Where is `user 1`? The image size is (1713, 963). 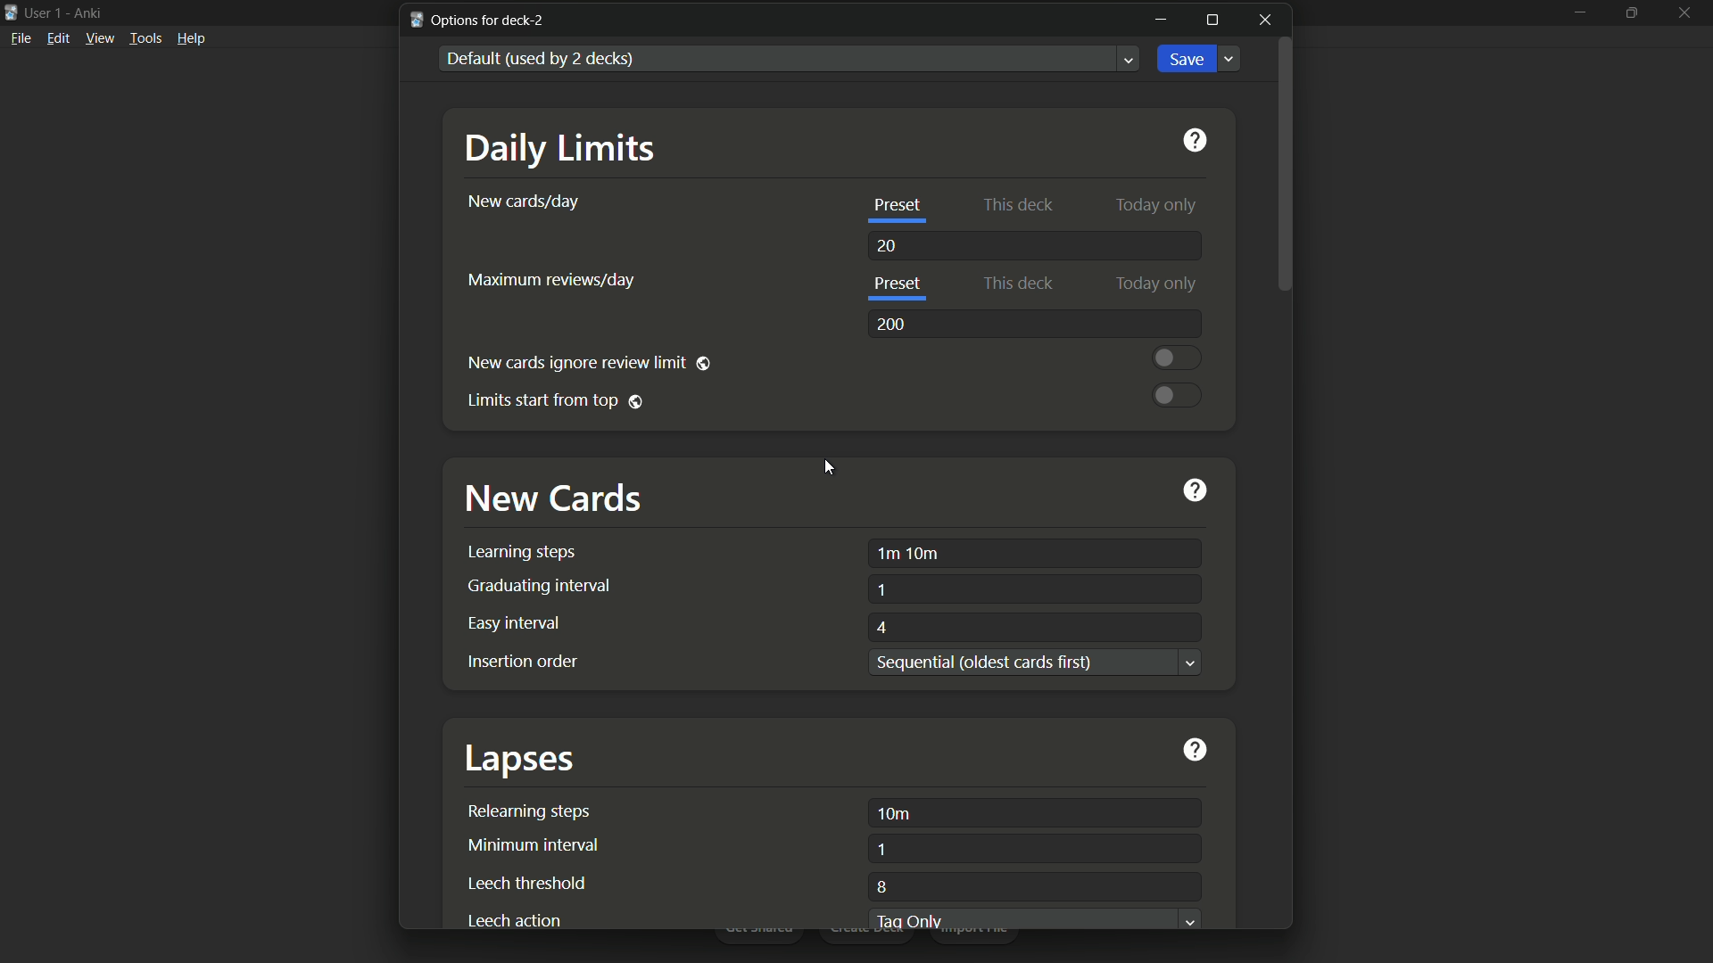 user 1 is located at coordinates (45, 13).